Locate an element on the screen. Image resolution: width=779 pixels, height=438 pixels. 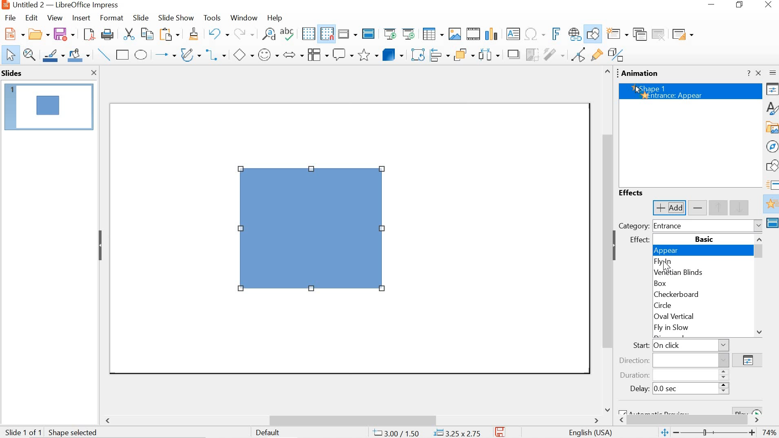
venetian blinds is located at coordinates (702, 273).